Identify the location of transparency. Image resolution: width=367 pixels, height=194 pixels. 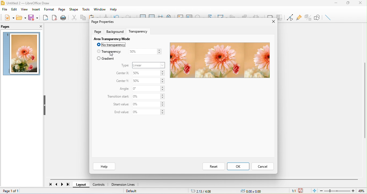
(109, 52).